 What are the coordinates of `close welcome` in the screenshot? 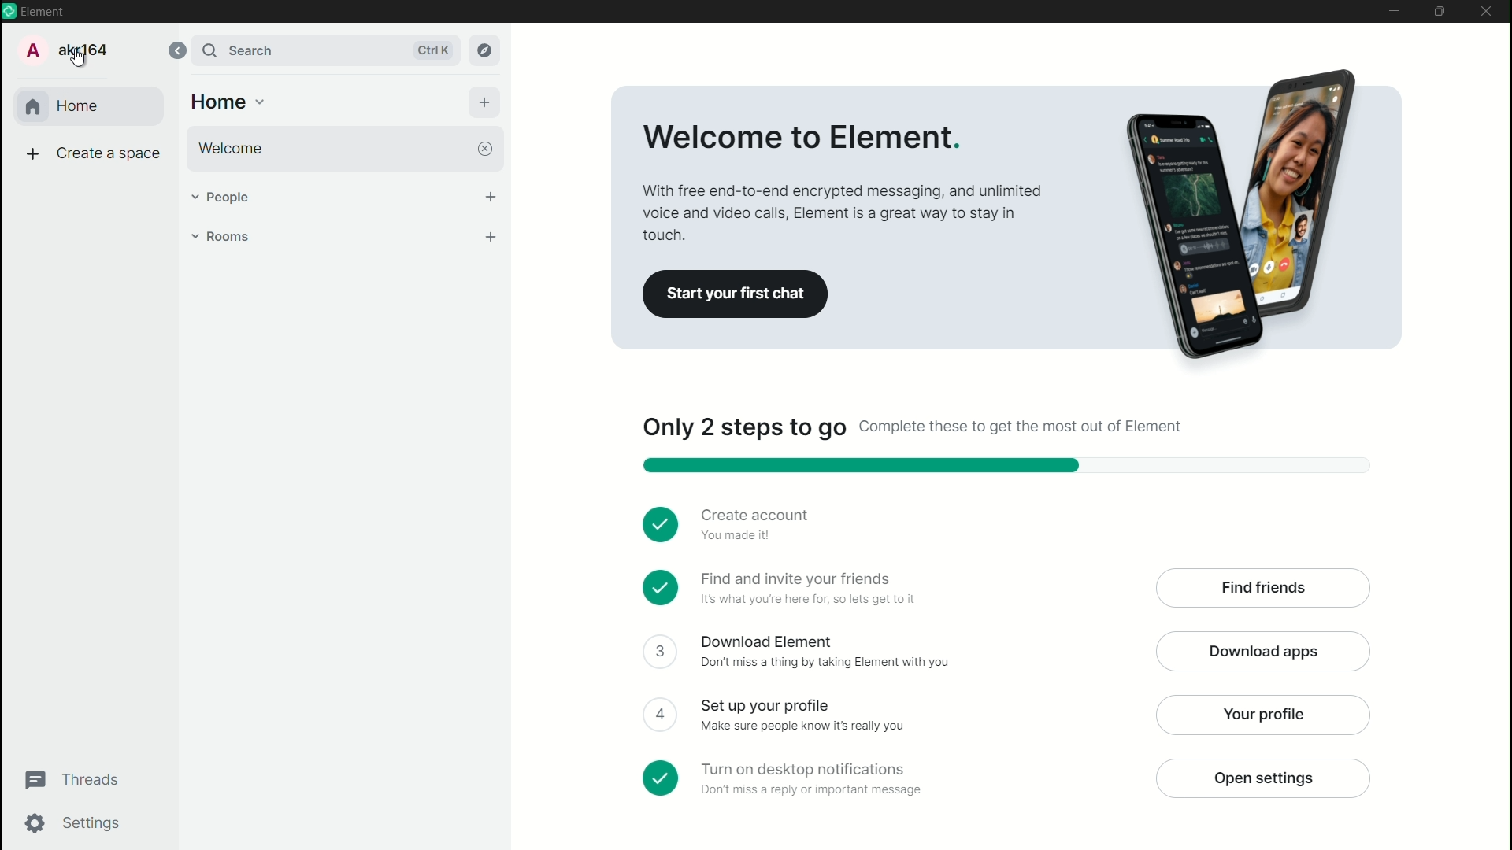 It's located at (486, 150).